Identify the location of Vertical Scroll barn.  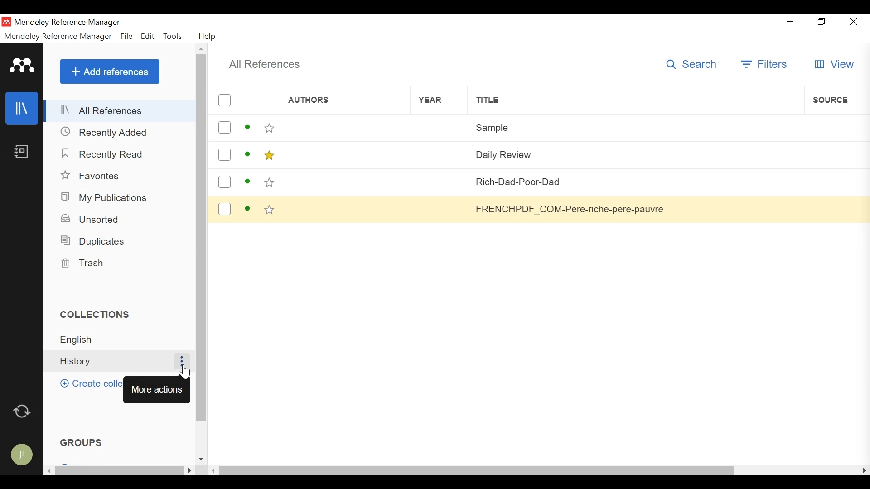
(201, 249).